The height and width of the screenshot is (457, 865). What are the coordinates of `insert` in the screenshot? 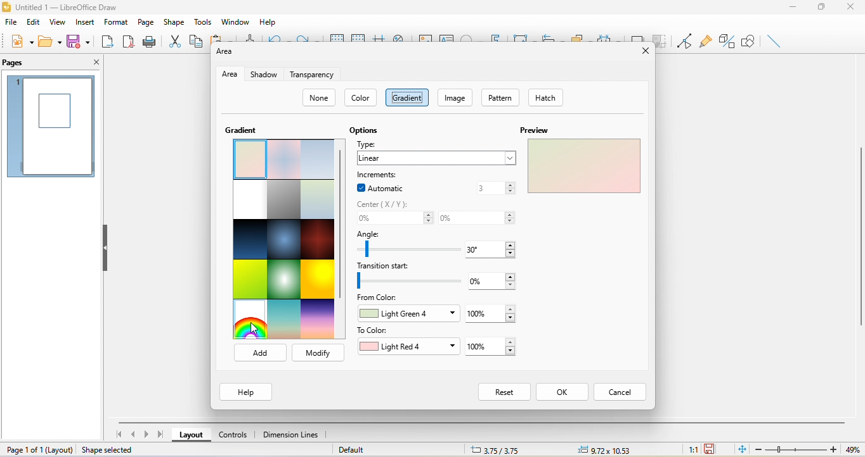 It's located at (85, 23).